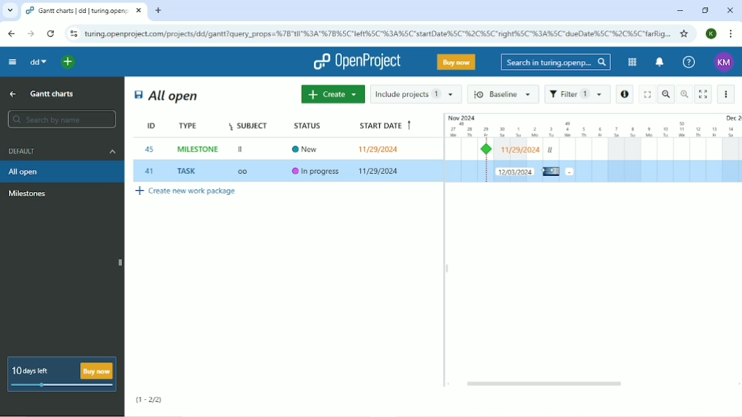 This screenshot has width=742, height=417. Describe the element at coordinates (381, 149) in the screenshot. I see `11/29/2024` at that location.